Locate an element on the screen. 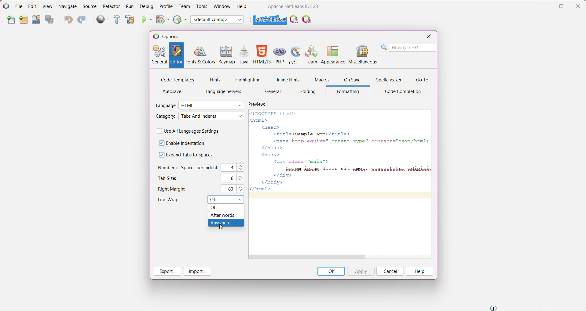 The image size is (586, 311). Miscellaneous is located at coordinates (363, 54).